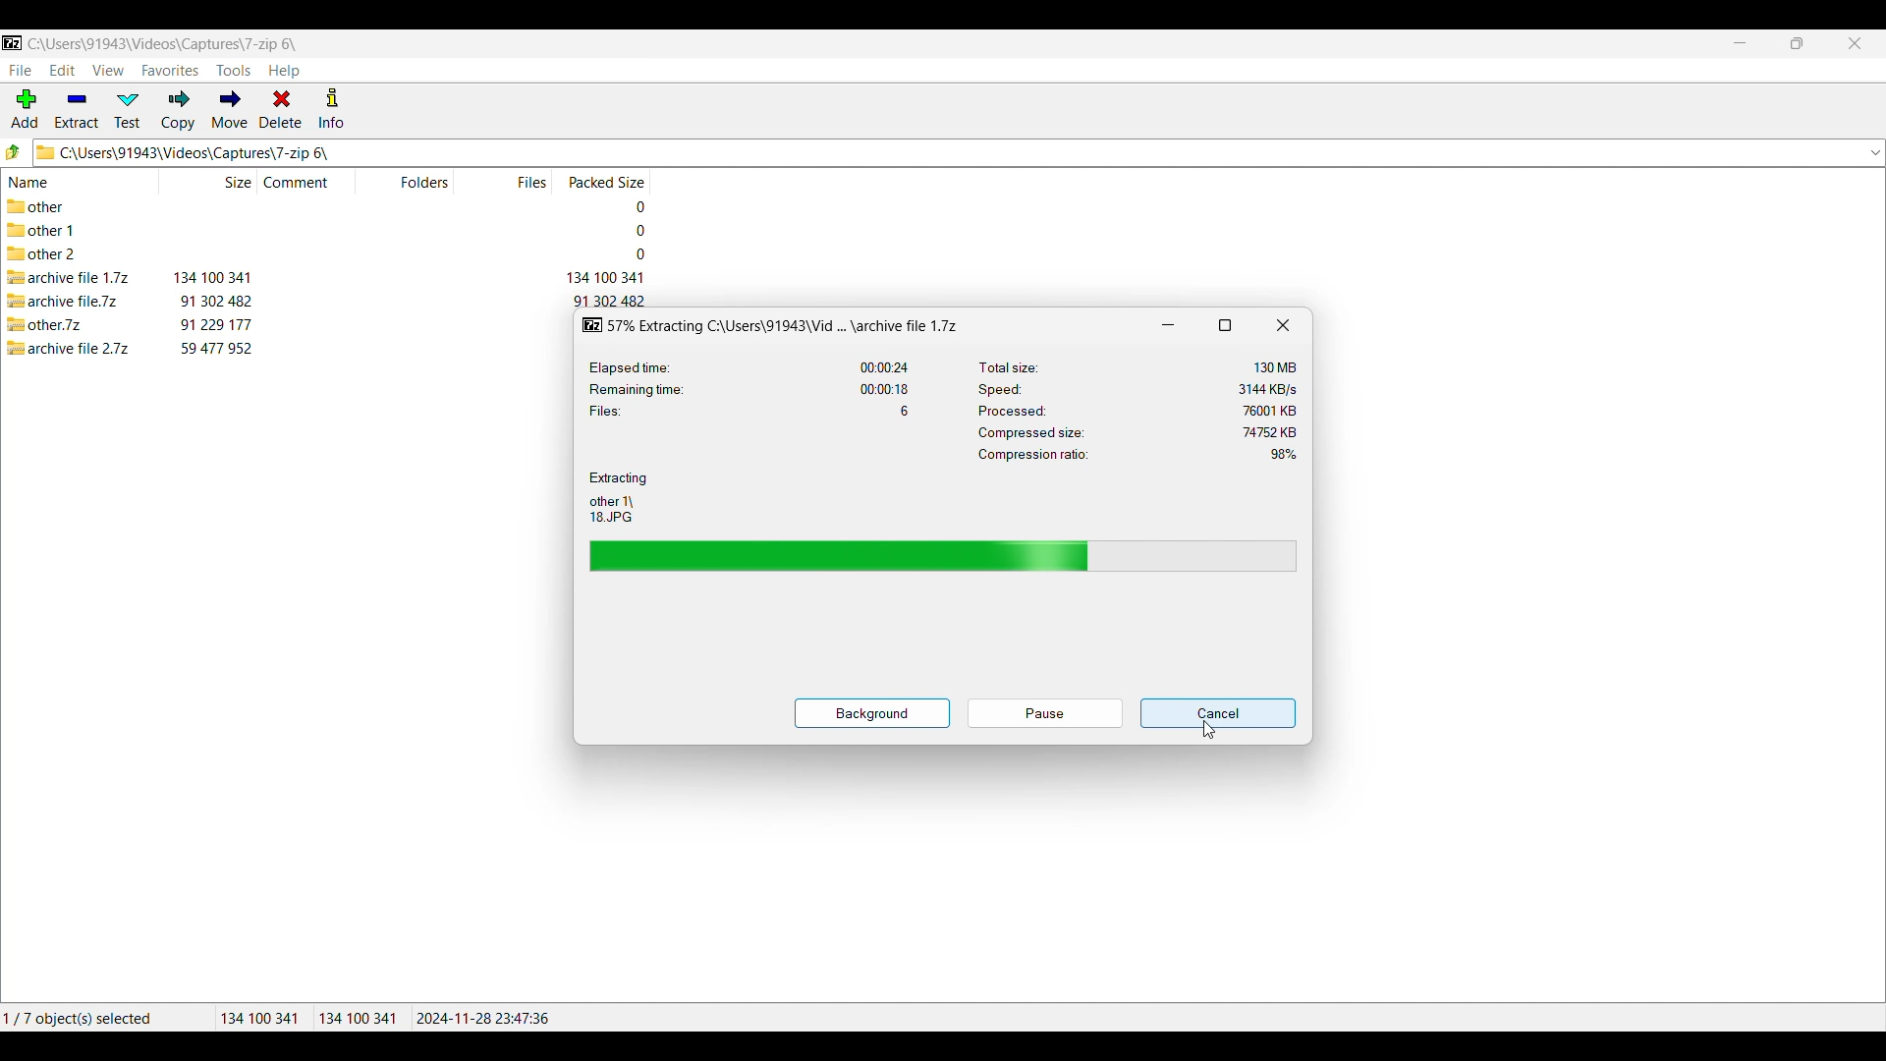 The image size is (1886, 1061). What do you see at coordinates (1137, 455) in the screenshot?
I see `Compression ratio: 98%` at bounding box center [1137, 455].